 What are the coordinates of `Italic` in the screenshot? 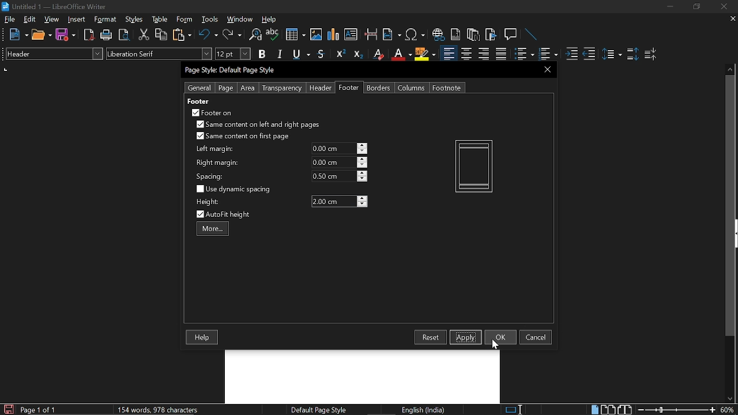 It's located at (280, 54).